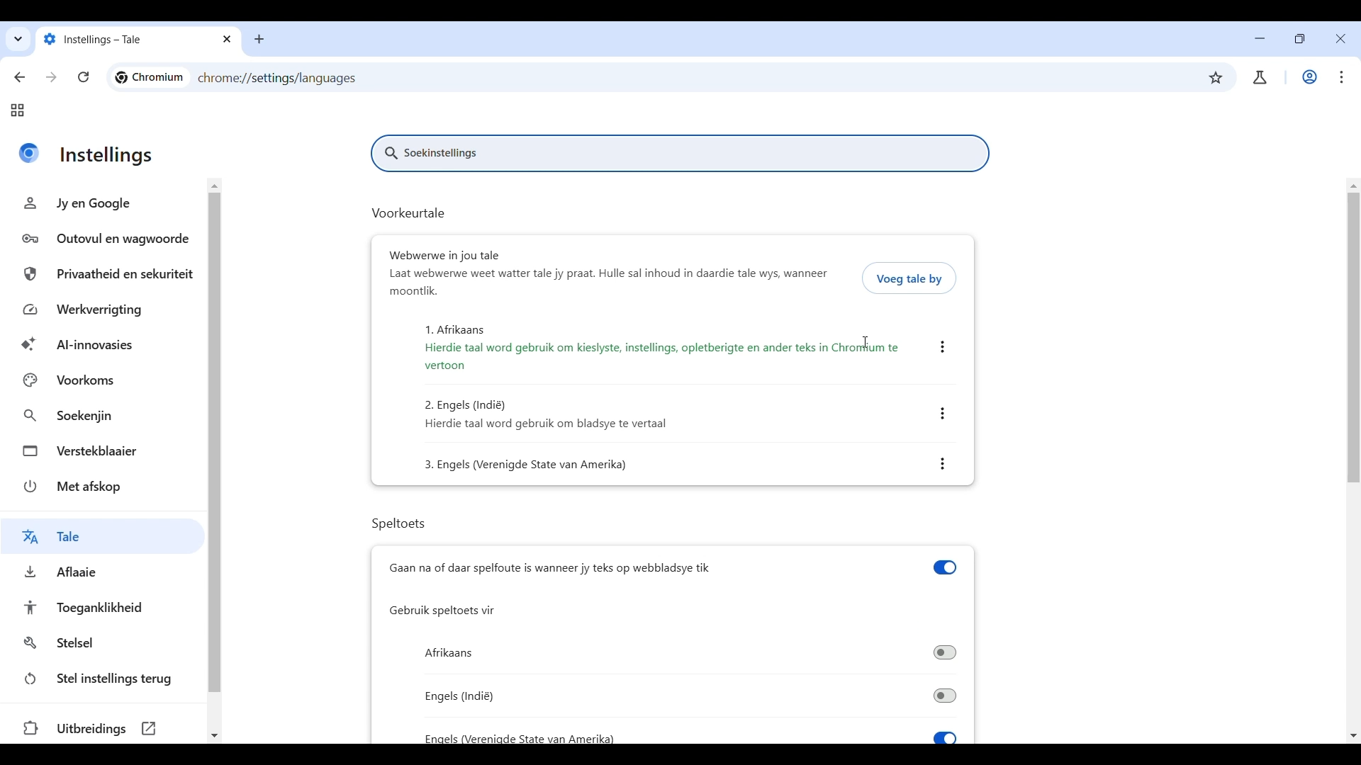 The height and width of the screenshot is (765, 1361). Describe the element at coordinates (451, 654) in the screenshot. I see `Afrikaans` at that location.